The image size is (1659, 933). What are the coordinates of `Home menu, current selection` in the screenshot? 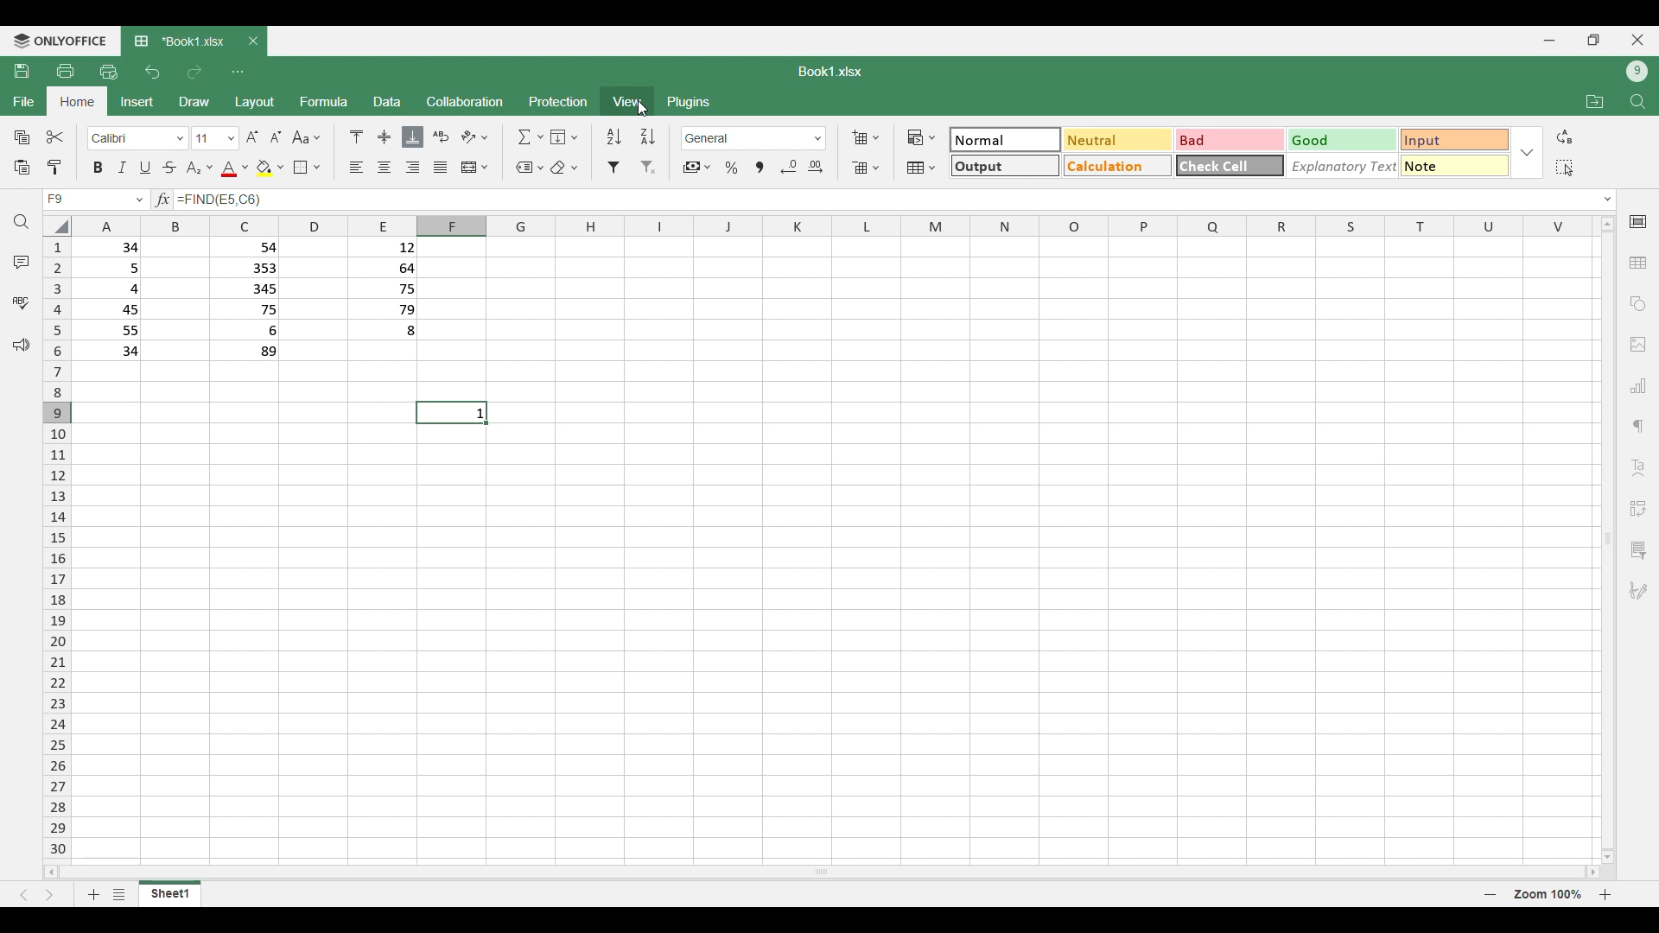 It's located at (77, 101).